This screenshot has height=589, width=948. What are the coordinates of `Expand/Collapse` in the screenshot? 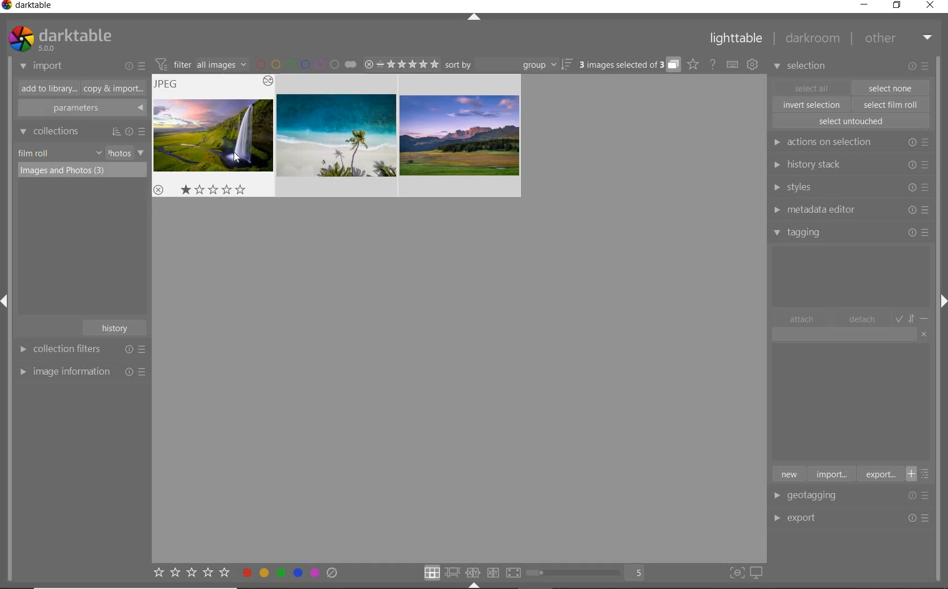 It's located at (469, 585).